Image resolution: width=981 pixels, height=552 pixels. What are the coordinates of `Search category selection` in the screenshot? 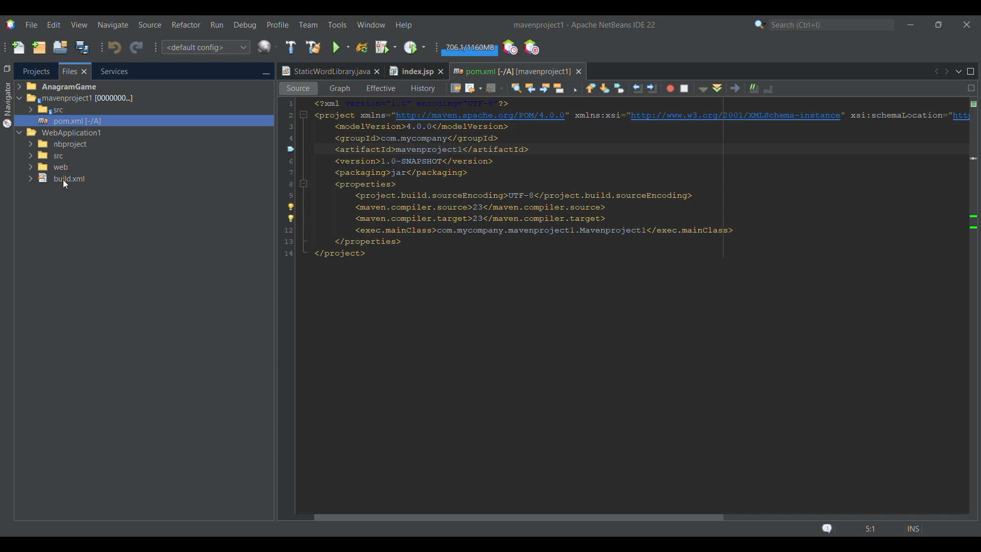 It's located at (760, 25).